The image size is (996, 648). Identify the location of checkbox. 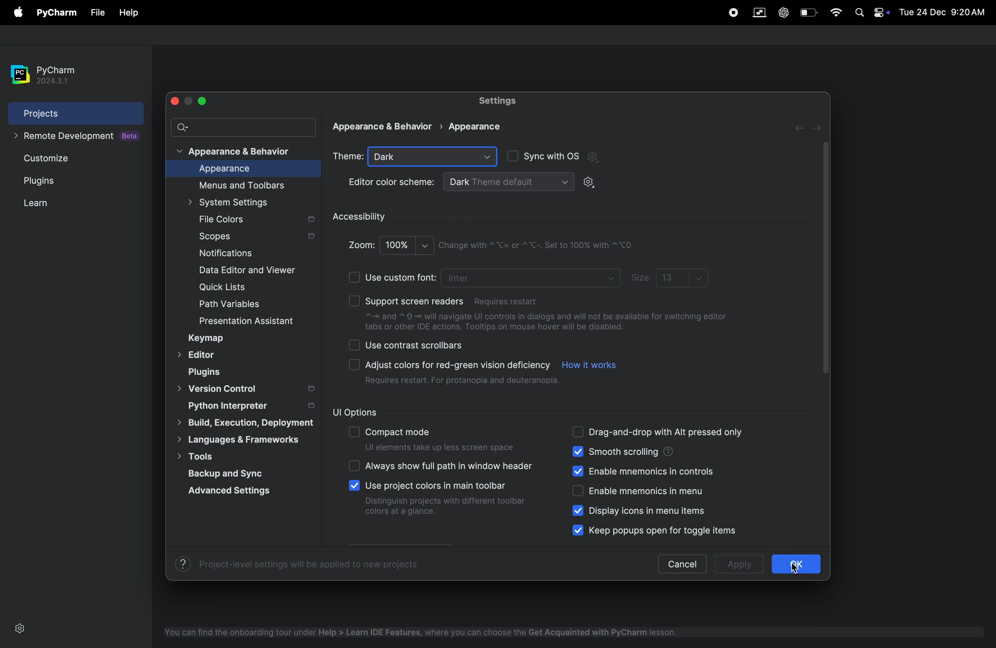
(356, 365).